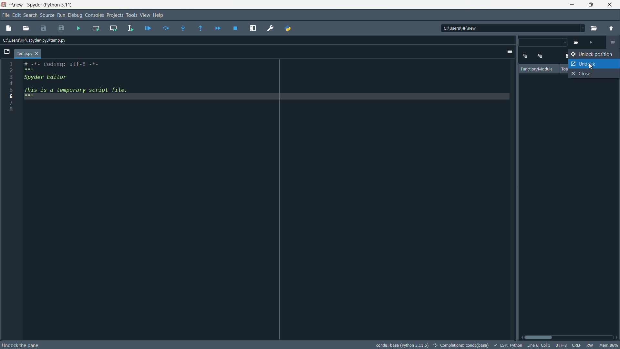  I want to click on save all files, so click(61, 29).